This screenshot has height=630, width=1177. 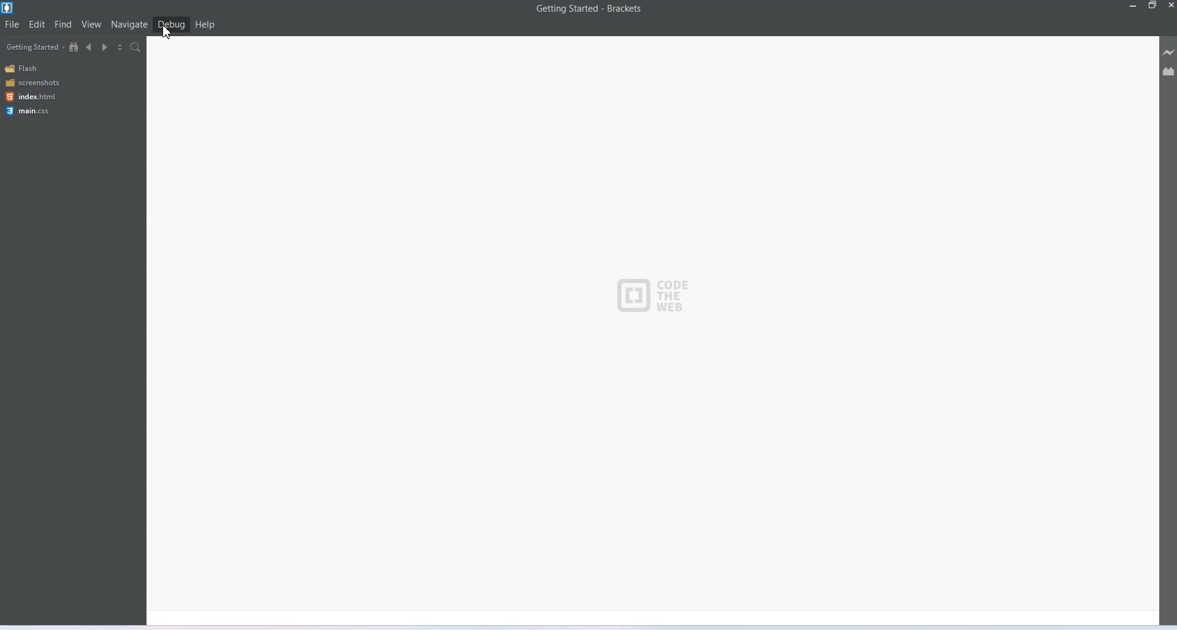 What do you see at coordinates (588, 9) in the screenshot?
I see `Getting Started - Brackets` at bounding box center [588, 9].